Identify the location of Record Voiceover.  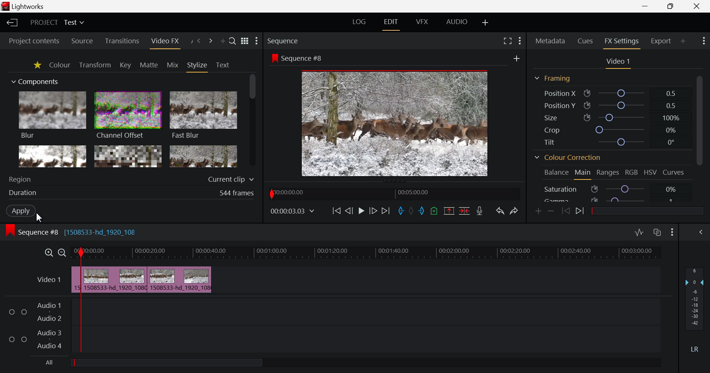
(481, 211).